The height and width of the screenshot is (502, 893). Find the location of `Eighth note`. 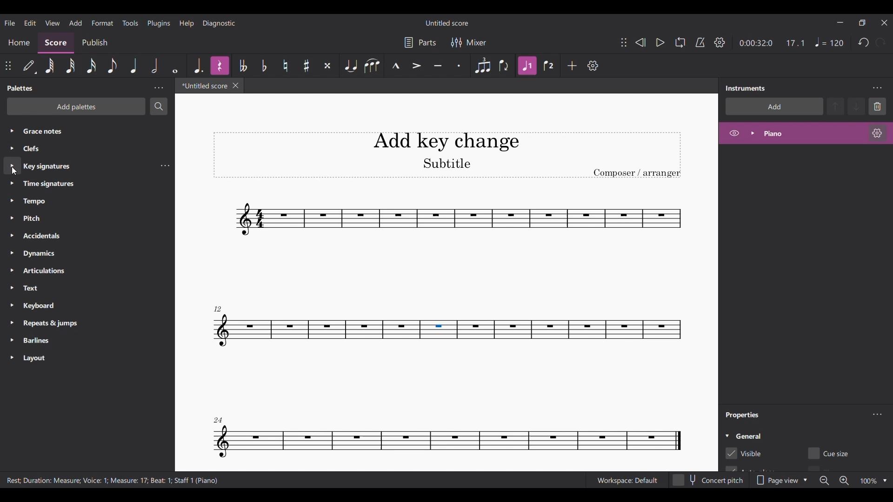

Eighth note is located at coordinates (112, 66).